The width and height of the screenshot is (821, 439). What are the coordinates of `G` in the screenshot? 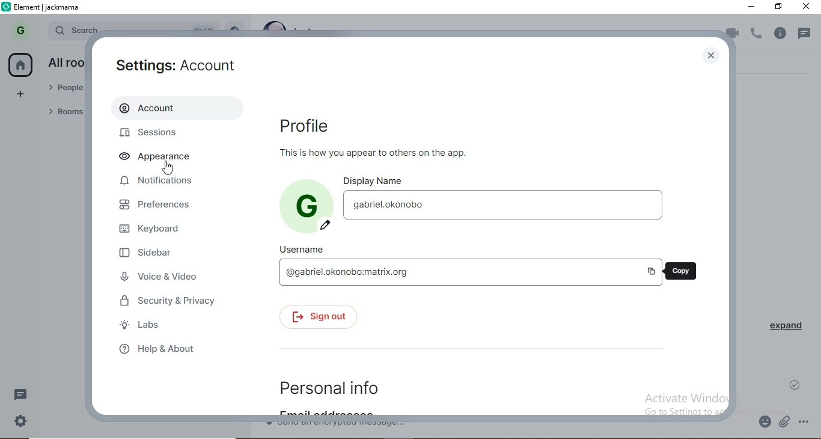 It's located at (18, 31).